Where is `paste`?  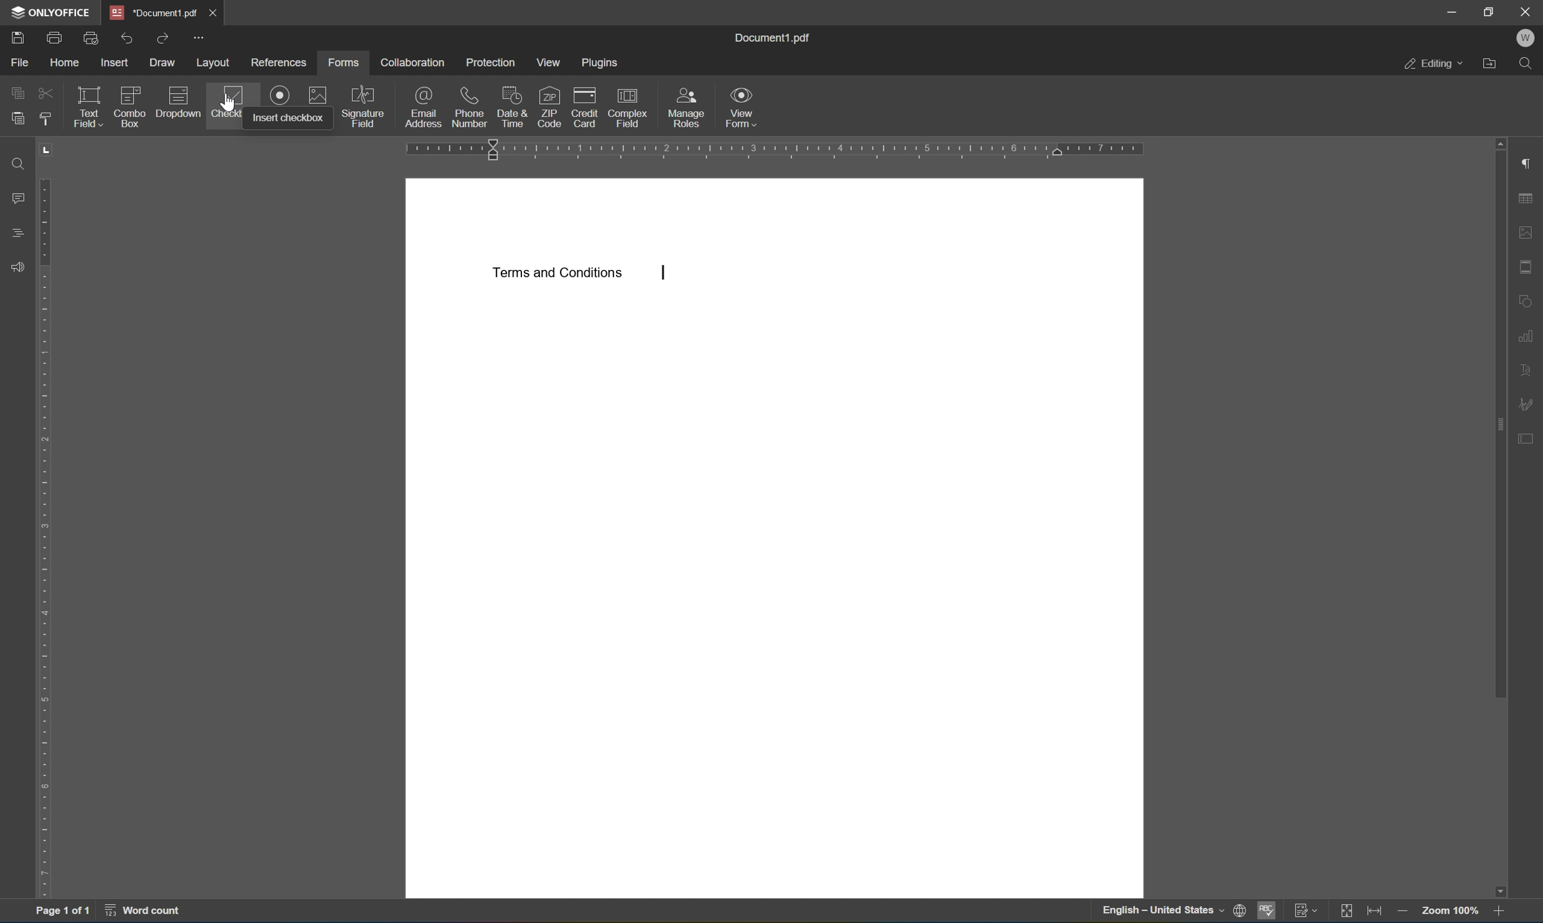 paste is located at coordinates (21, 119).